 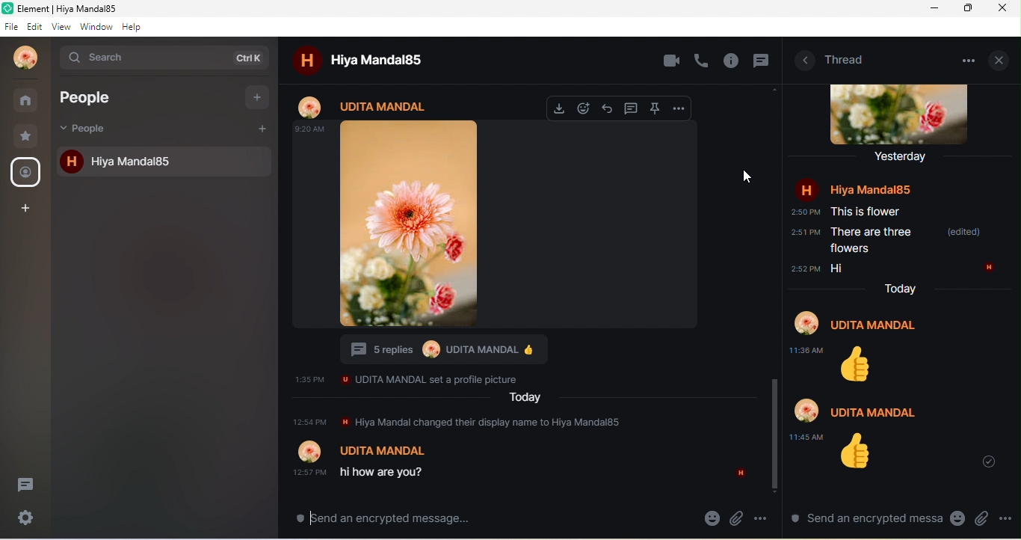 I want to click on H, so click(x=743, y=473).